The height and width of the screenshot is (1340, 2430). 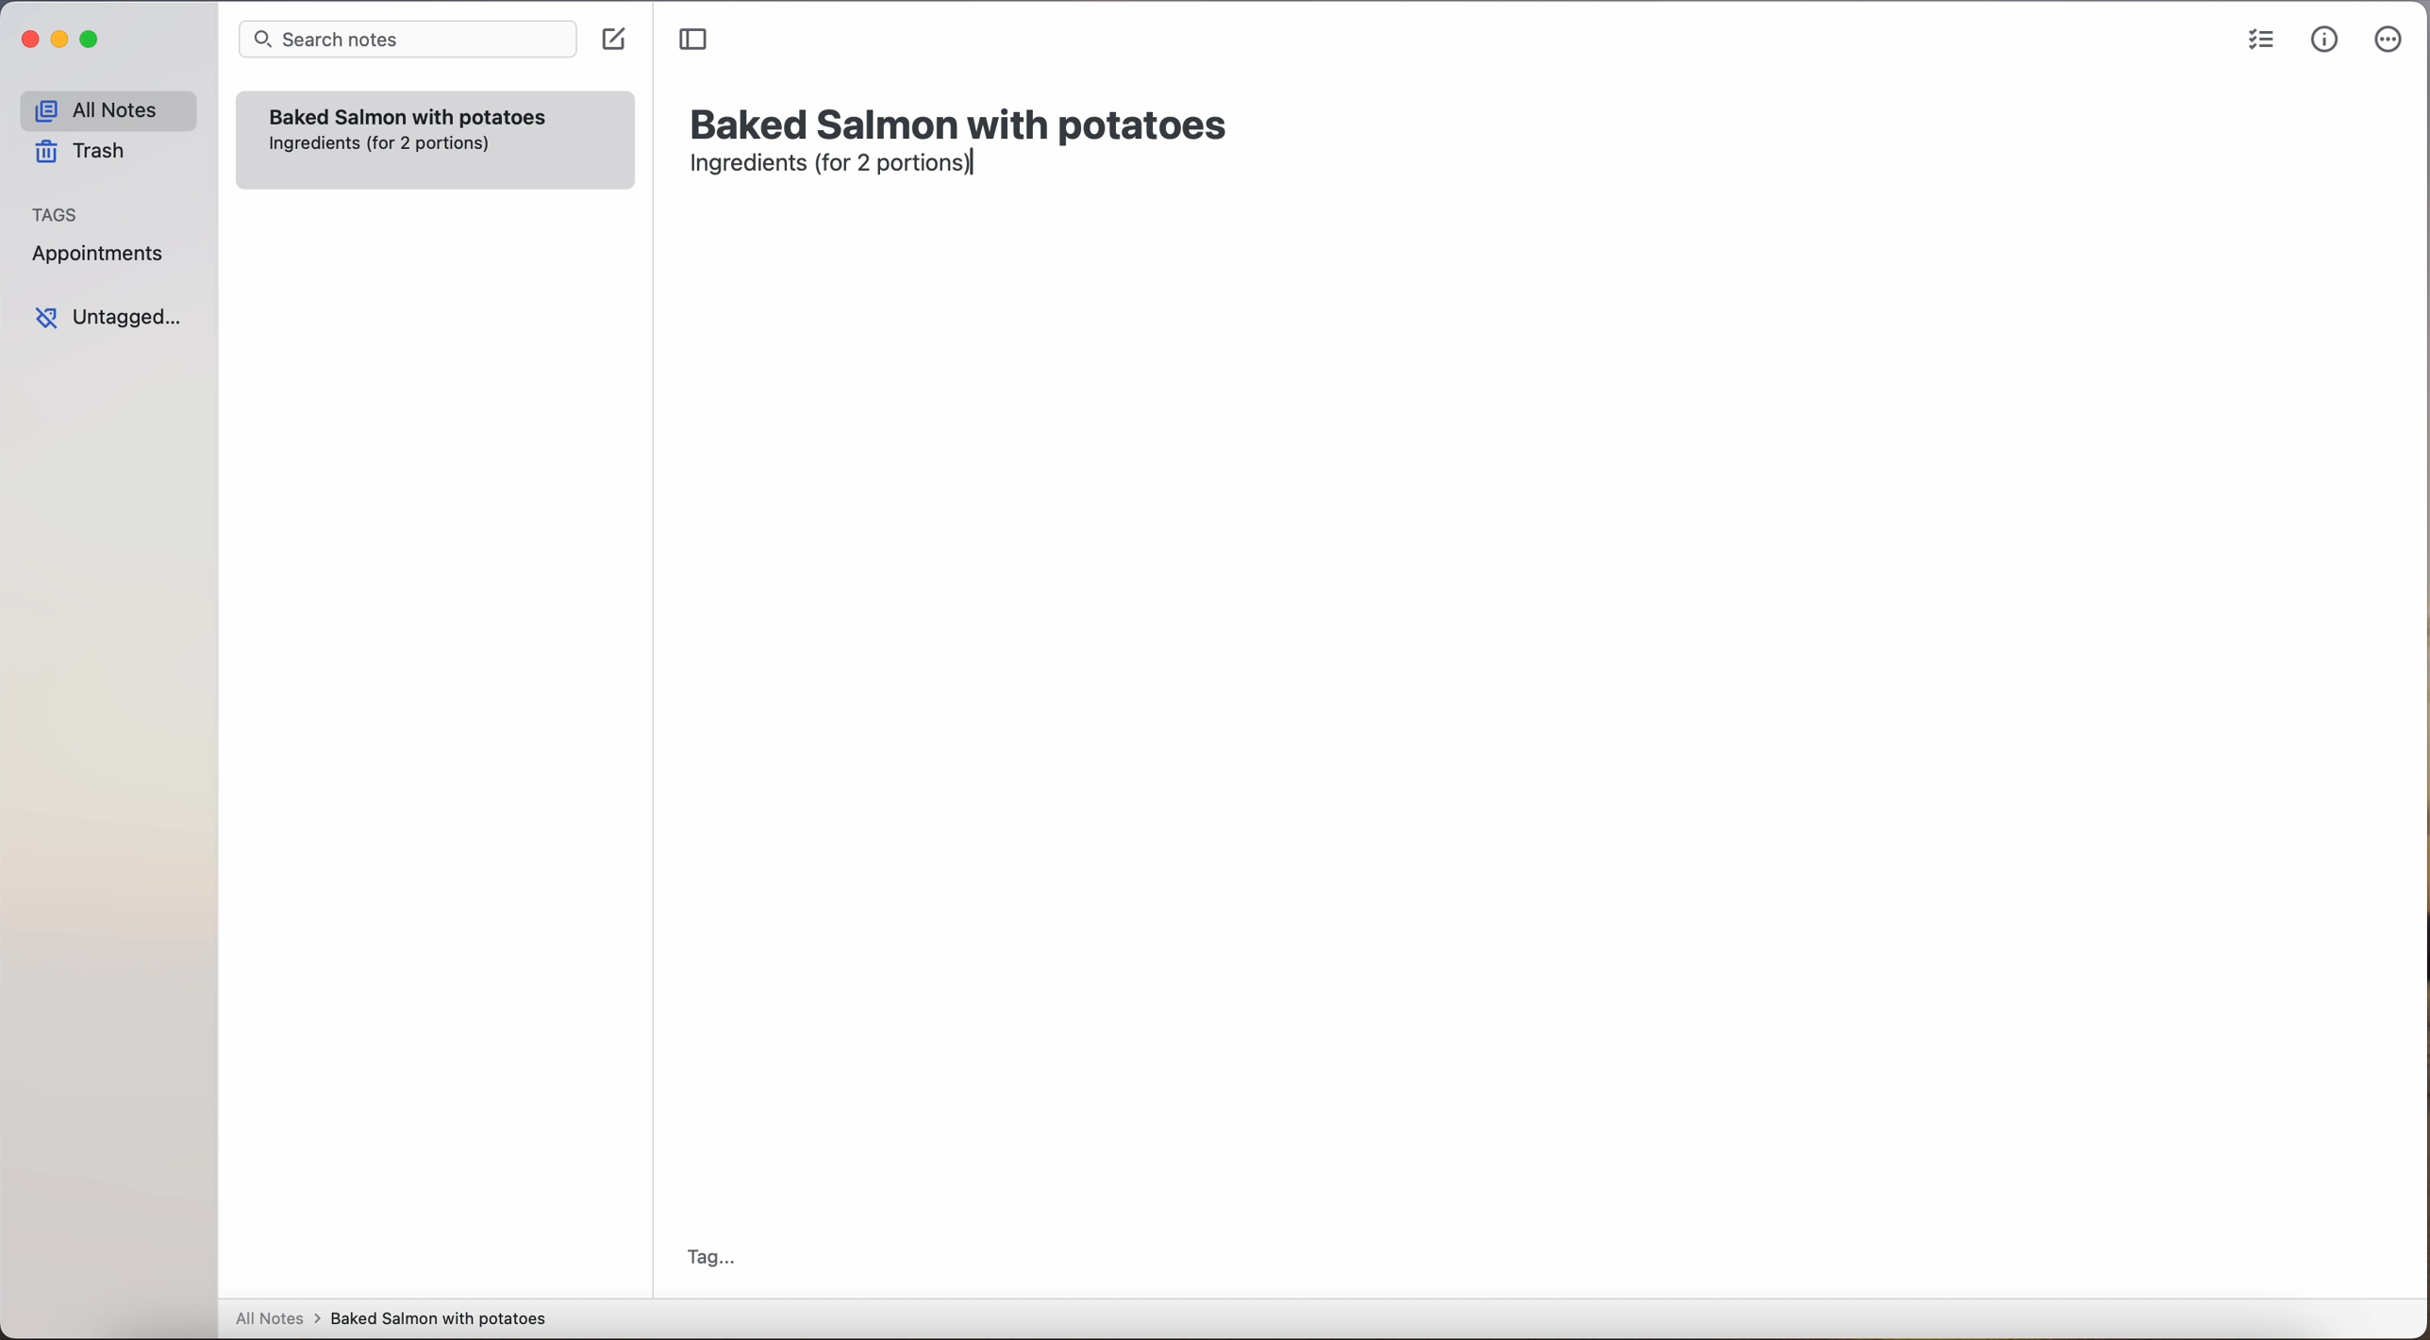 What do you see at coordinates (108, 109) in the screenshot?
I see `all notes` at bounding box center [108, 109].